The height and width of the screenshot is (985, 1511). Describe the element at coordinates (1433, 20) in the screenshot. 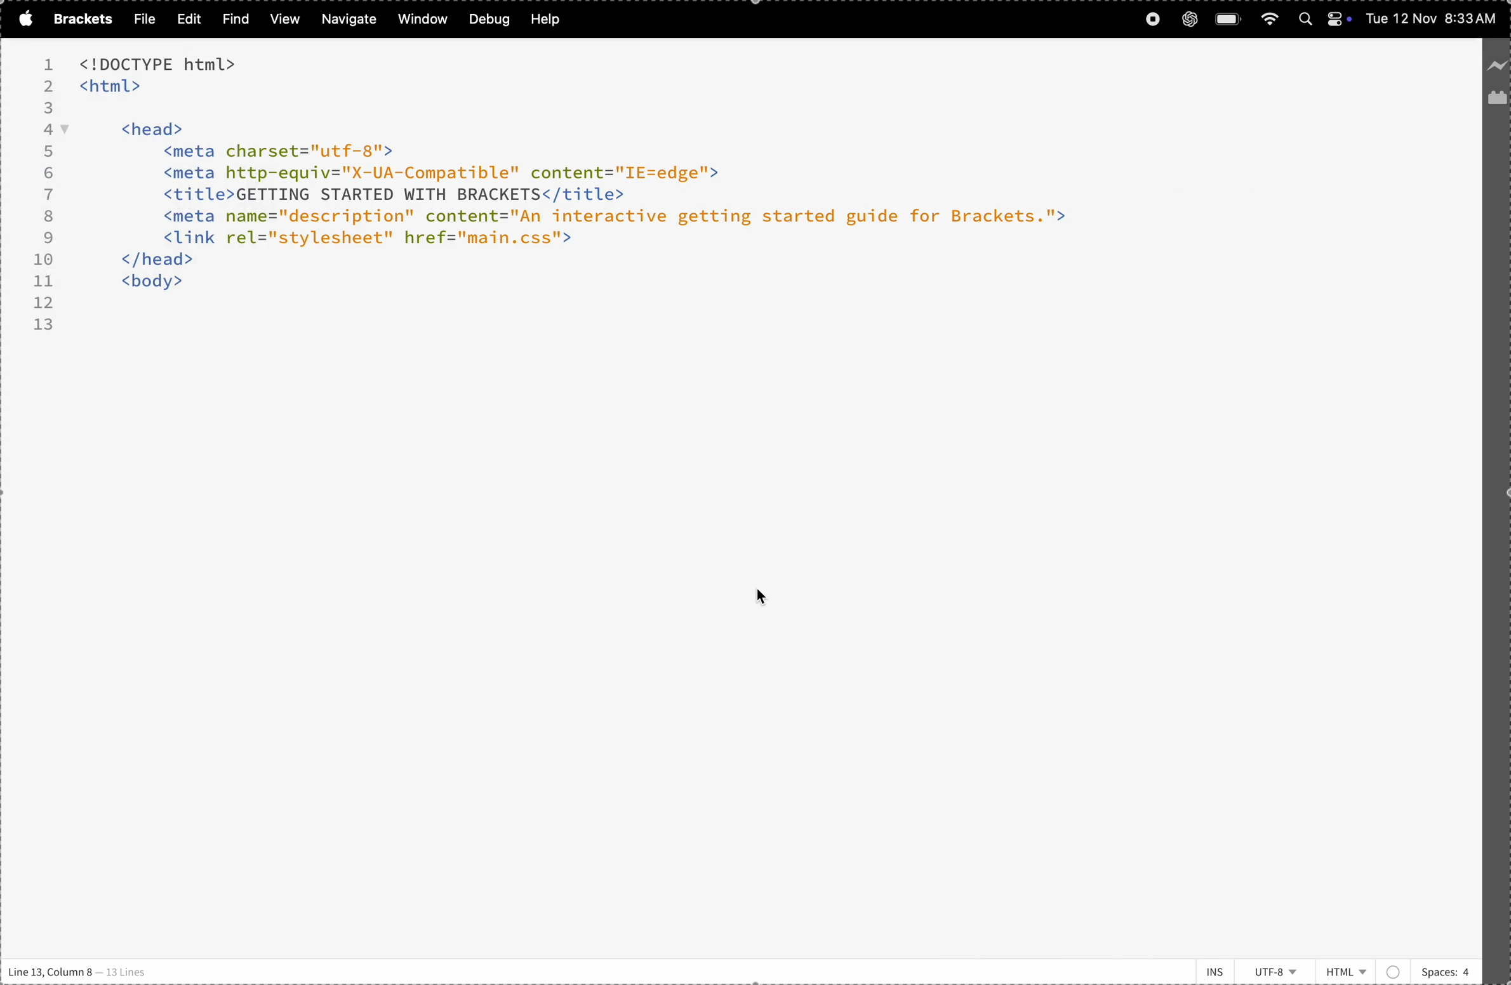

I see `date and time` at that location.